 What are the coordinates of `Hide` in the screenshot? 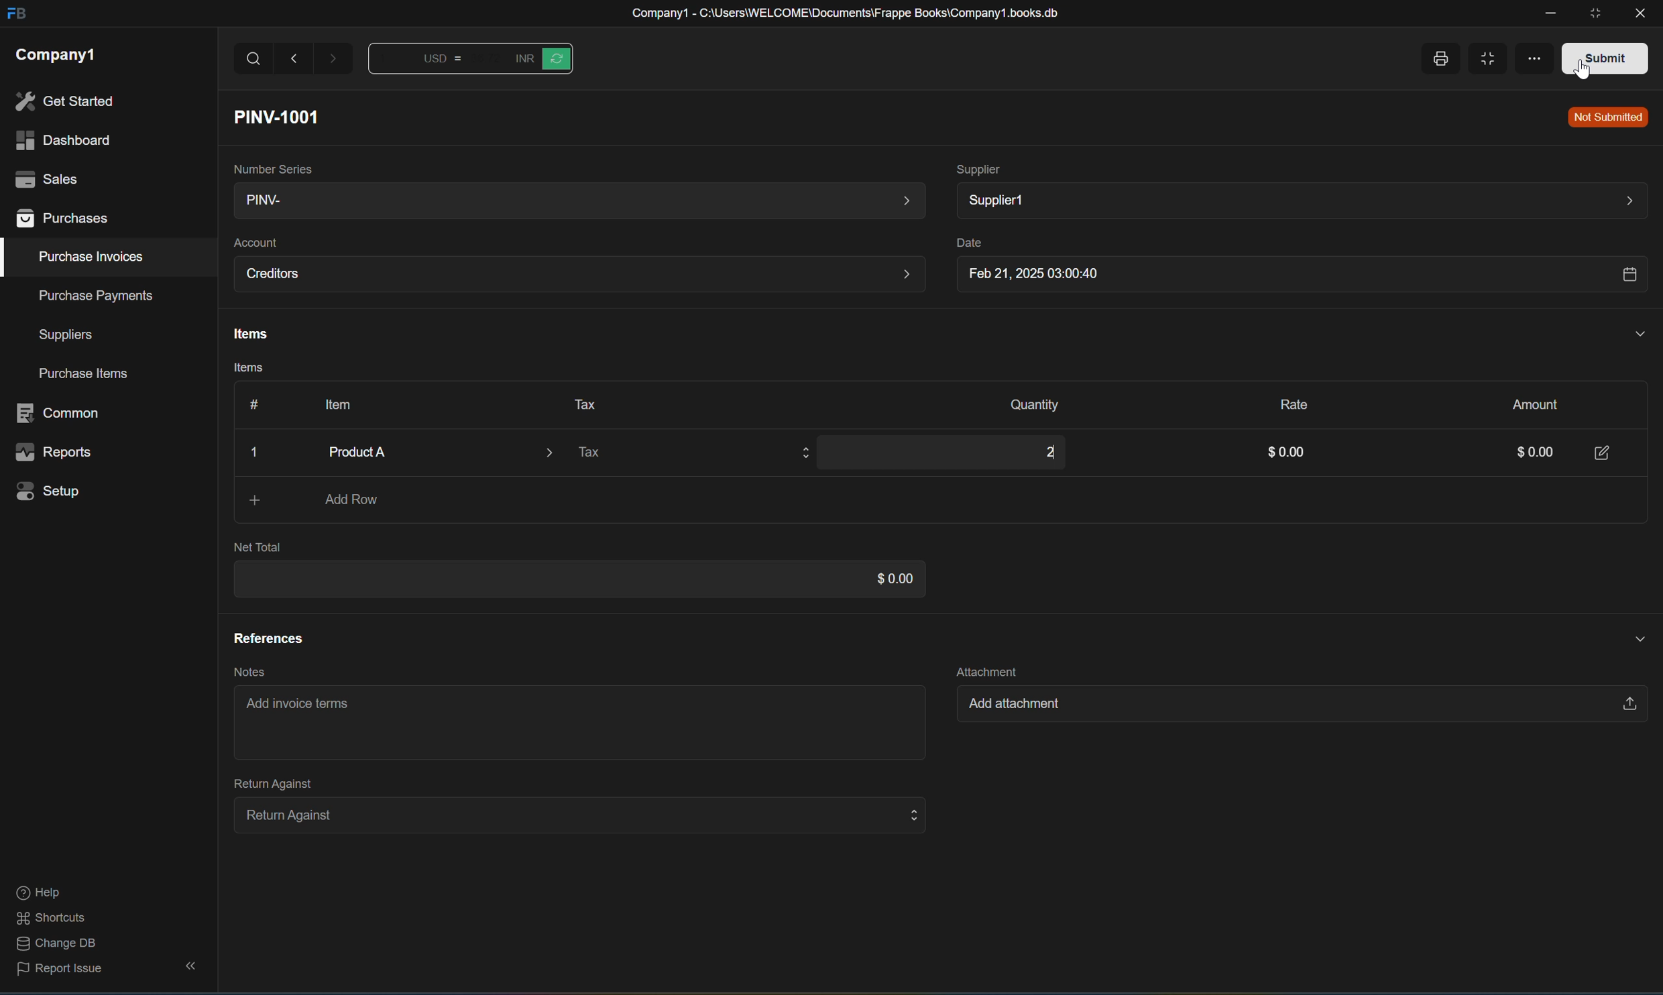 It's located at (1631, 636).